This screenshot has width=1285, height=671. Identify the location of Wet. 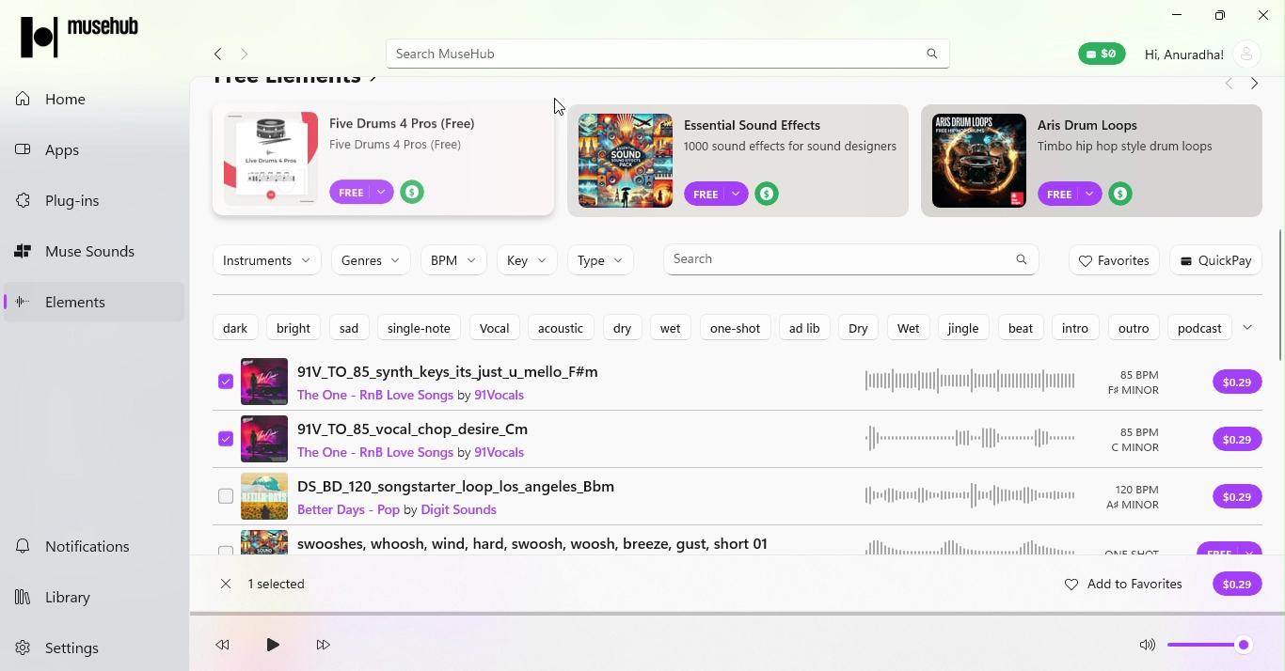
(904, 326).